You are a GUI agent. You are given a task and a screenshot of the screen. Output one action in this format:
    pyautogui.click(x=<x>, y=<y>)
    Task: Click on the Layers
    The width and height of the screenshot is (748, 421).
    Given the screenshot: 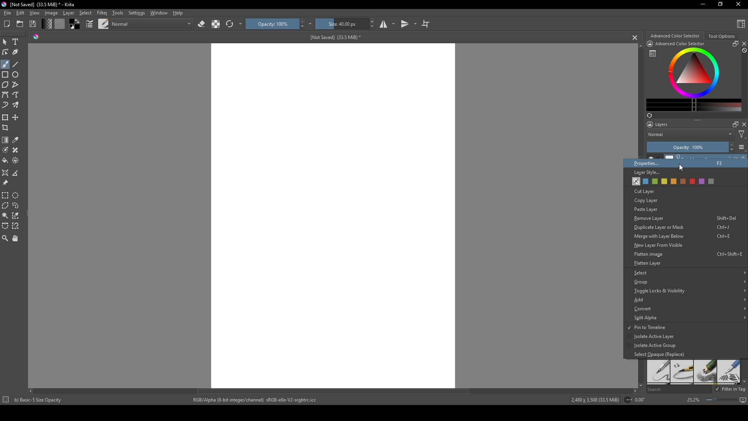 What is the action you would take?
    pyautogui.click(x=660, y=124)
    